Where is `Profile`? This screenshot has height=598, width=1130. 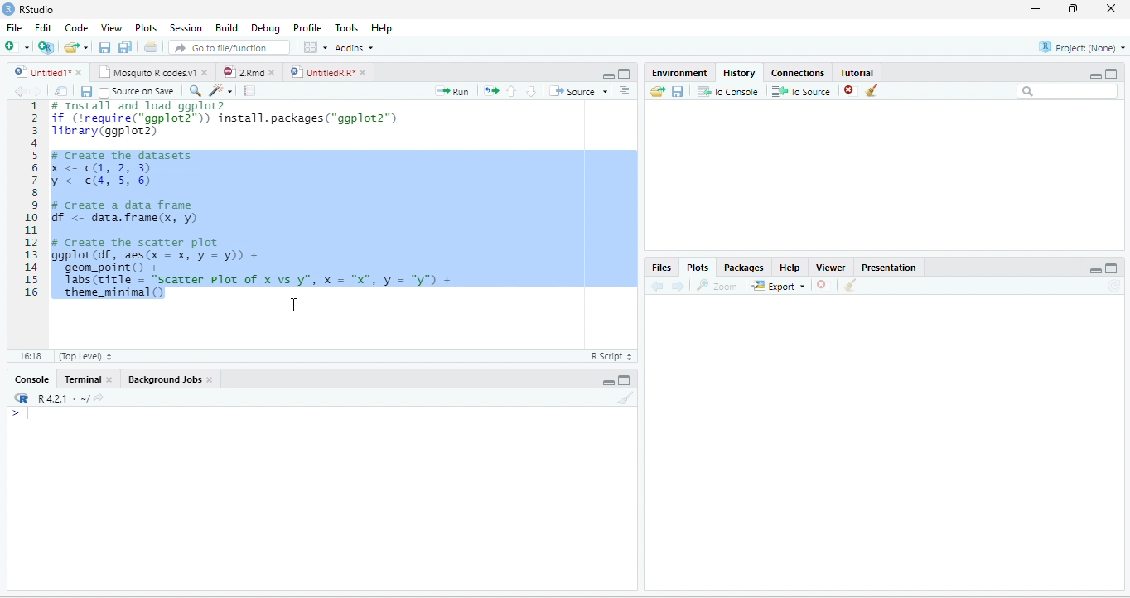
Profile is located at coordinates (307, 27).